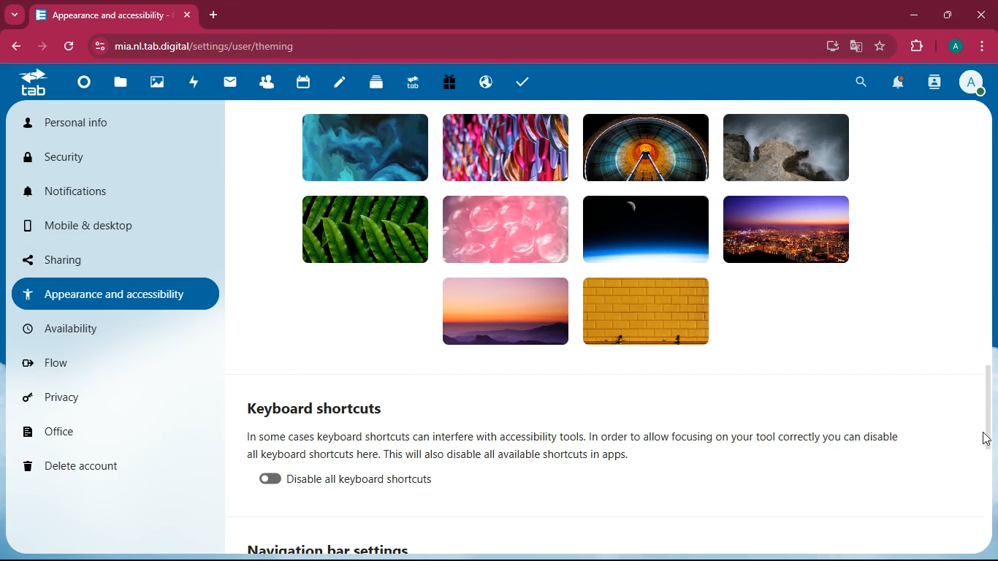 The height and width of the screenshot is (561, 998). I want to click on availiability, so click(113, 332).